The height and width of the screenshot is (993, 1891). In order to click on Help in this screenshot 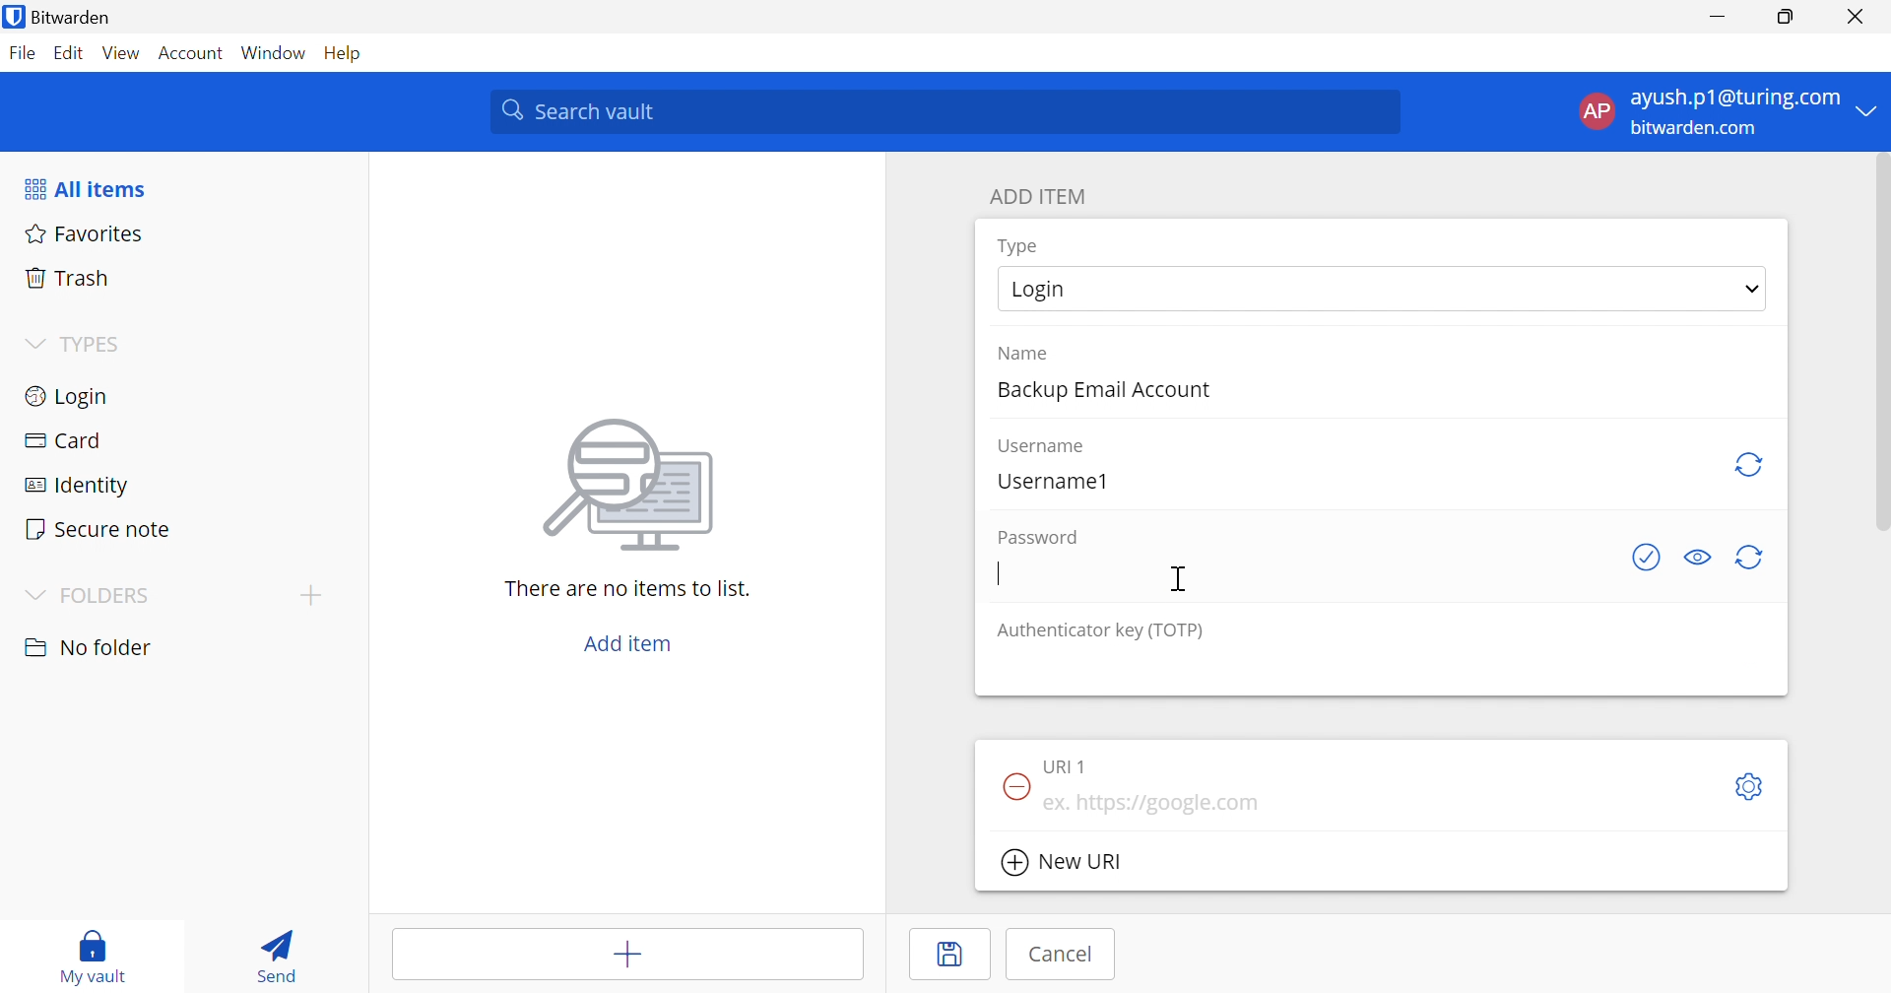, I will do `click(340, 52)`.